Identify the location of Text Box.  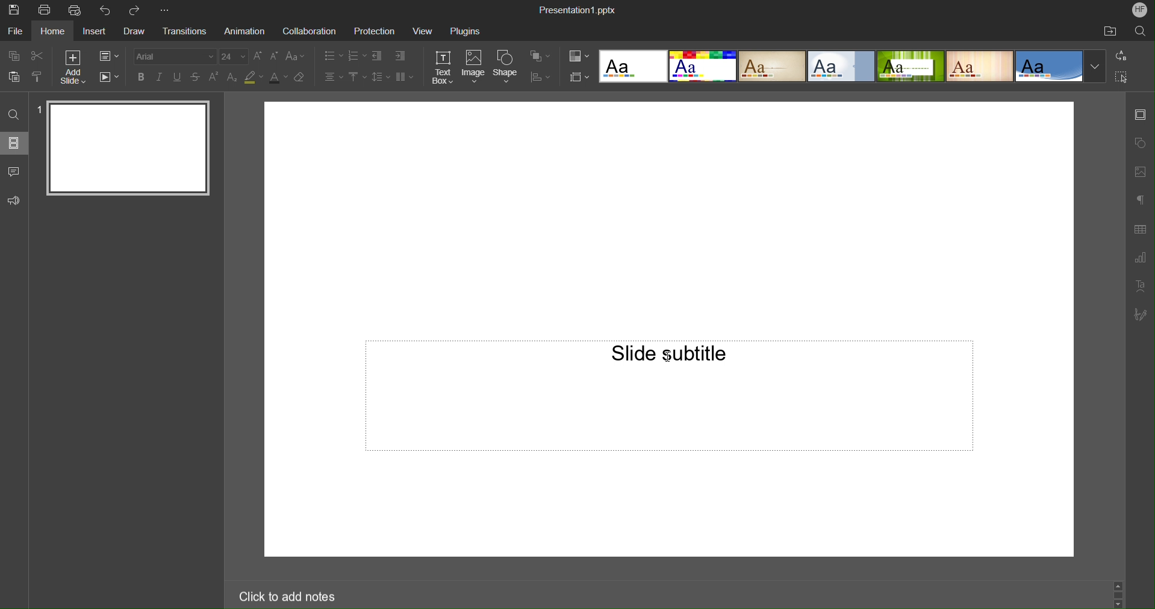
(442, 67).